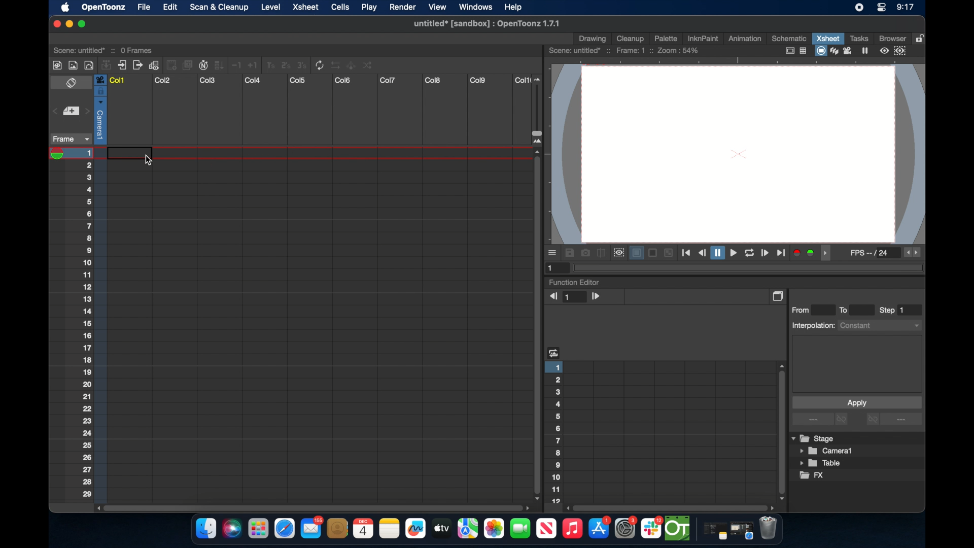 The width and height of the screenshot is (974, 548). Describe the element at coordinates (389, 529) in the screenshot. I see `notes` at that location.